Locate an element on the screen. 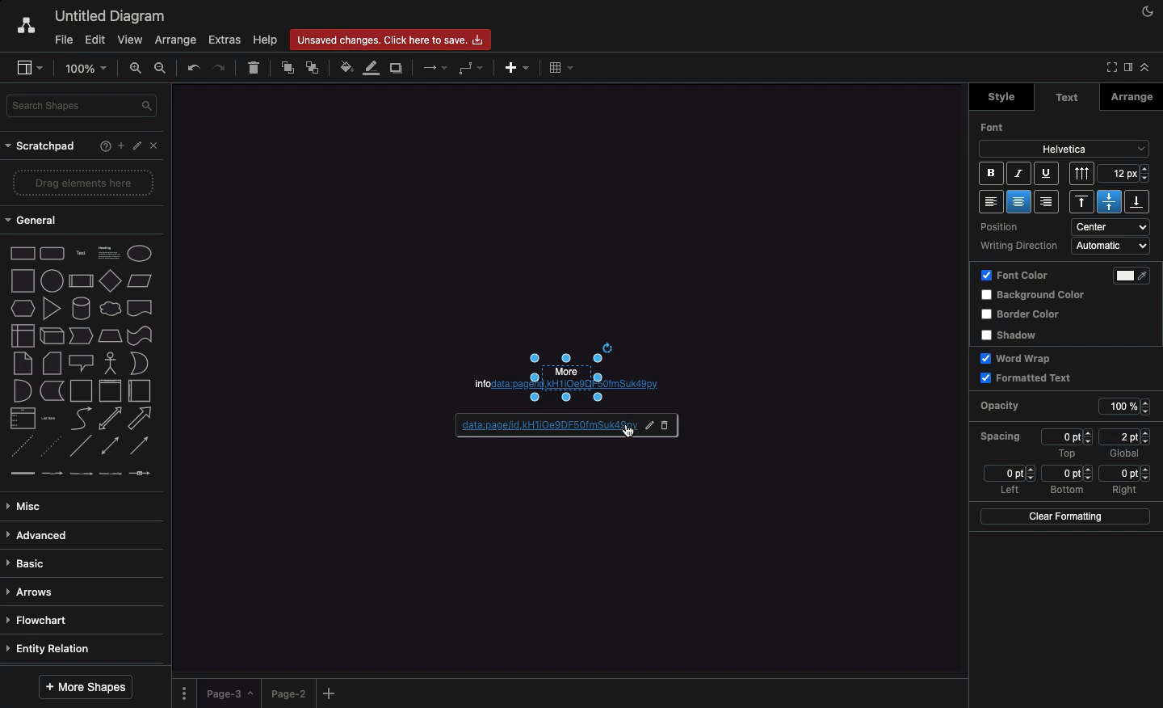 The height and width of the screenshot is (708, 1163). Right aligned is located at coordinates (1047, 201).